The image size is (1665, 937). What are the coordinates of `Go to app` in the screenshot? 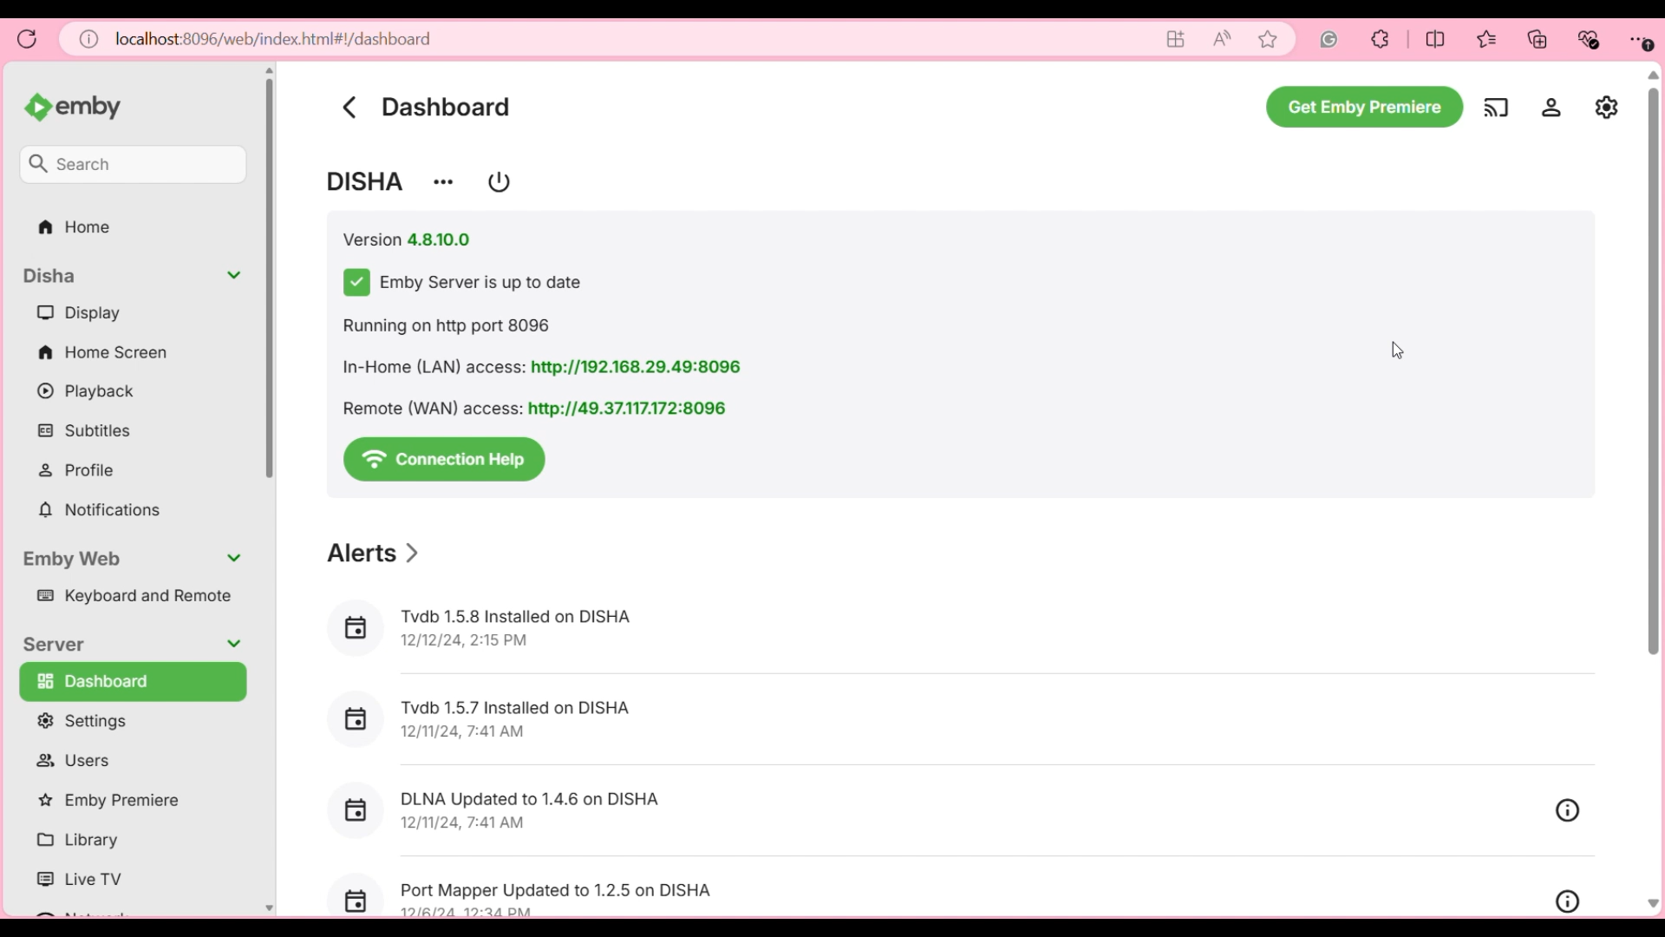 It's located at (1177, 39).